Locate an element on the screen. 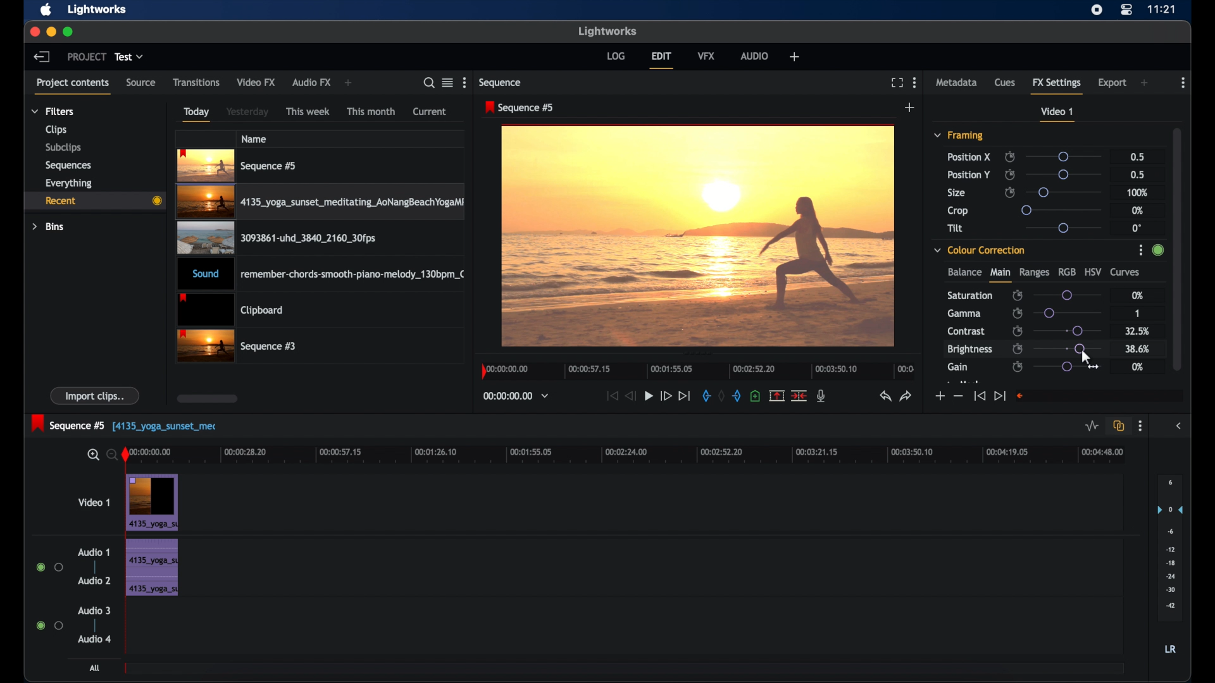  export is located at coordinates (1113, 83).